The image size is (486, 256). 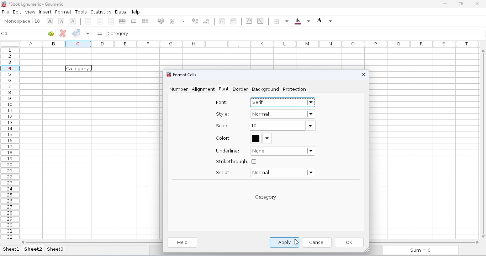 I want to click on statistics, so click(x=101, y=12).